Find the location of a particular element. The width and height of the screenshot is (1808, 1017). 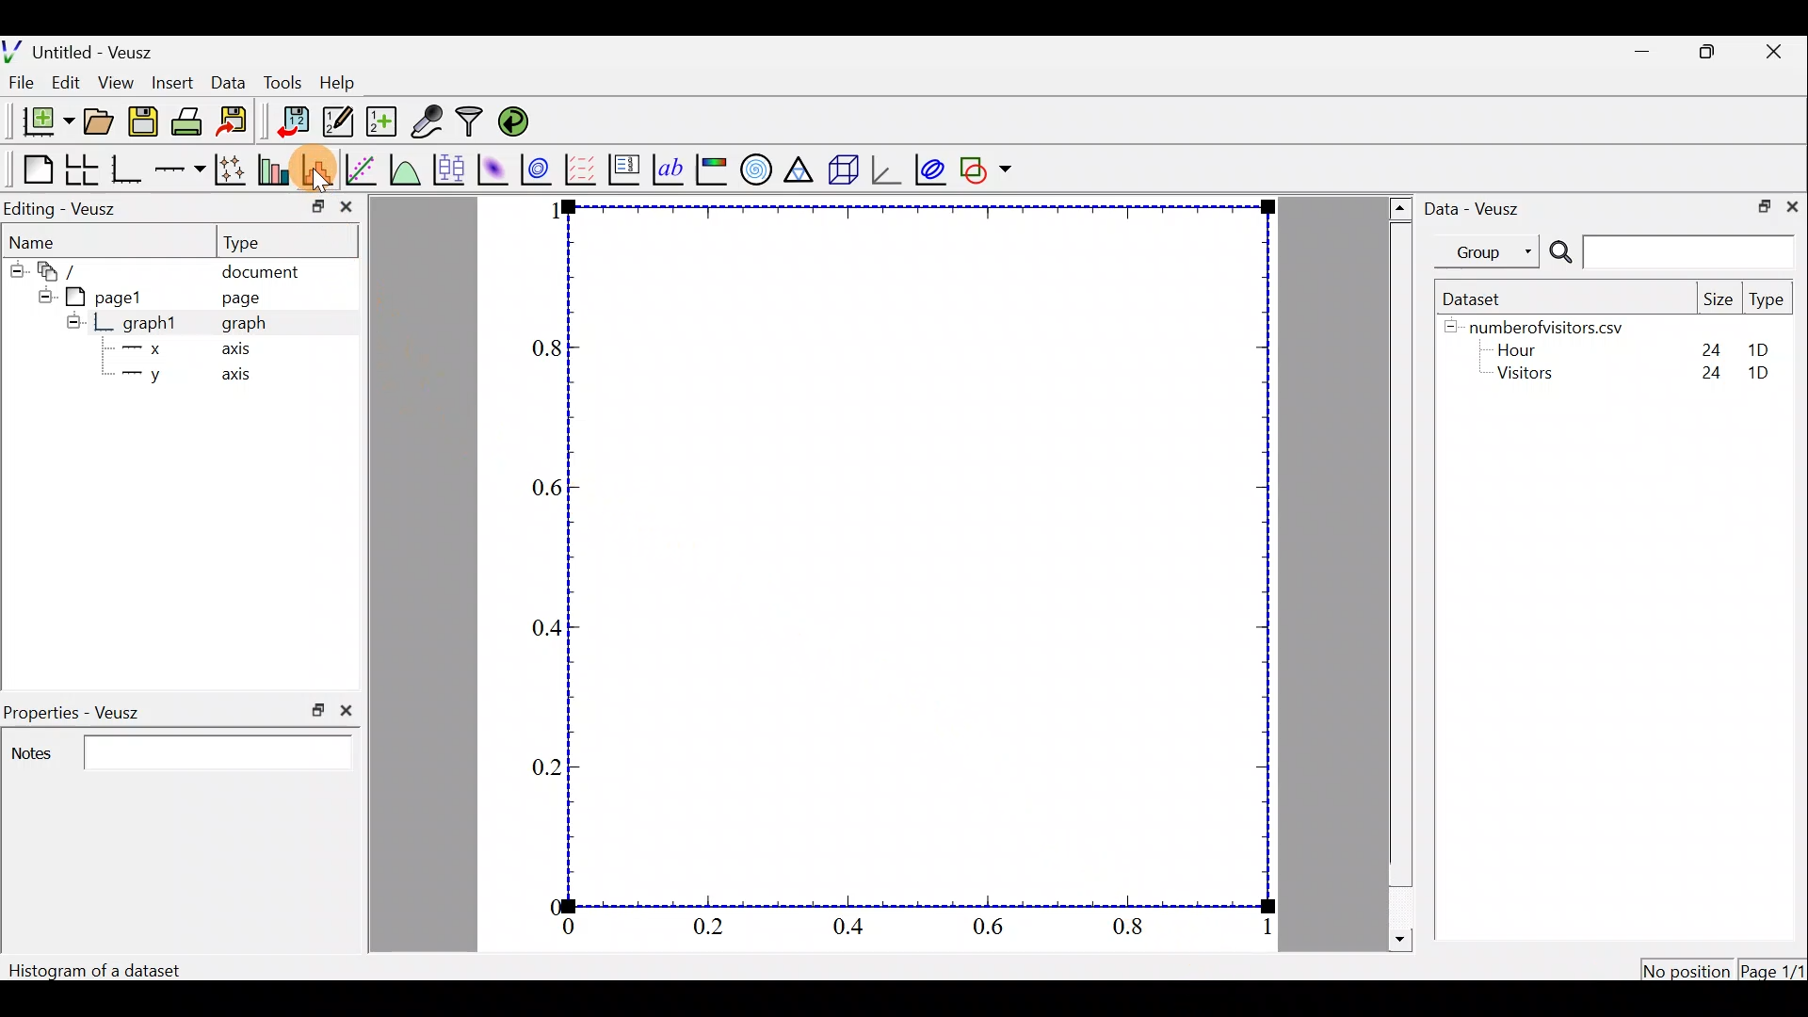

Type is located at coordinates (1767, 299).